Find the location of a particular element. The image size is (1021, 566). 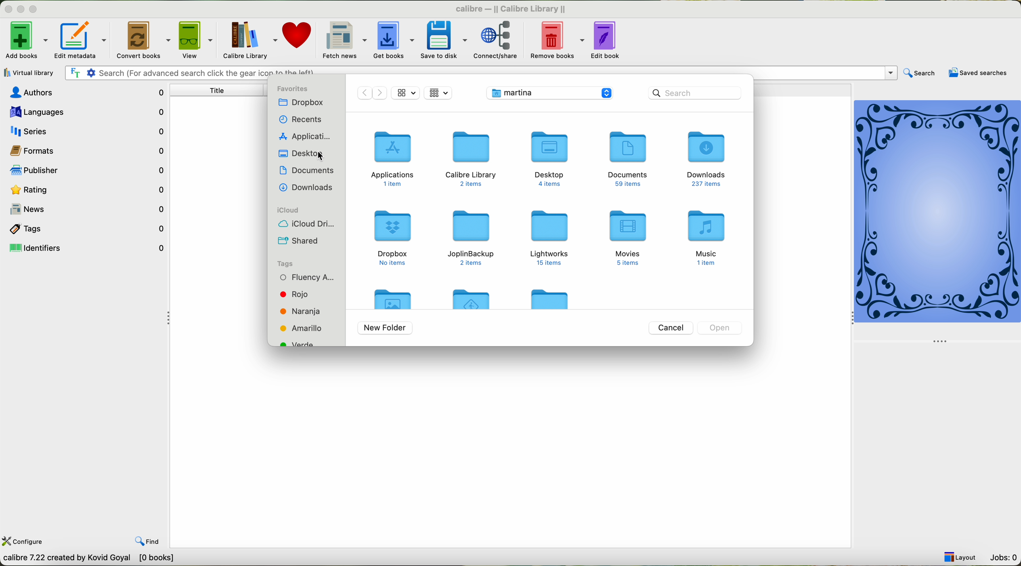

joplin backup is located at coordinates (471, 238).